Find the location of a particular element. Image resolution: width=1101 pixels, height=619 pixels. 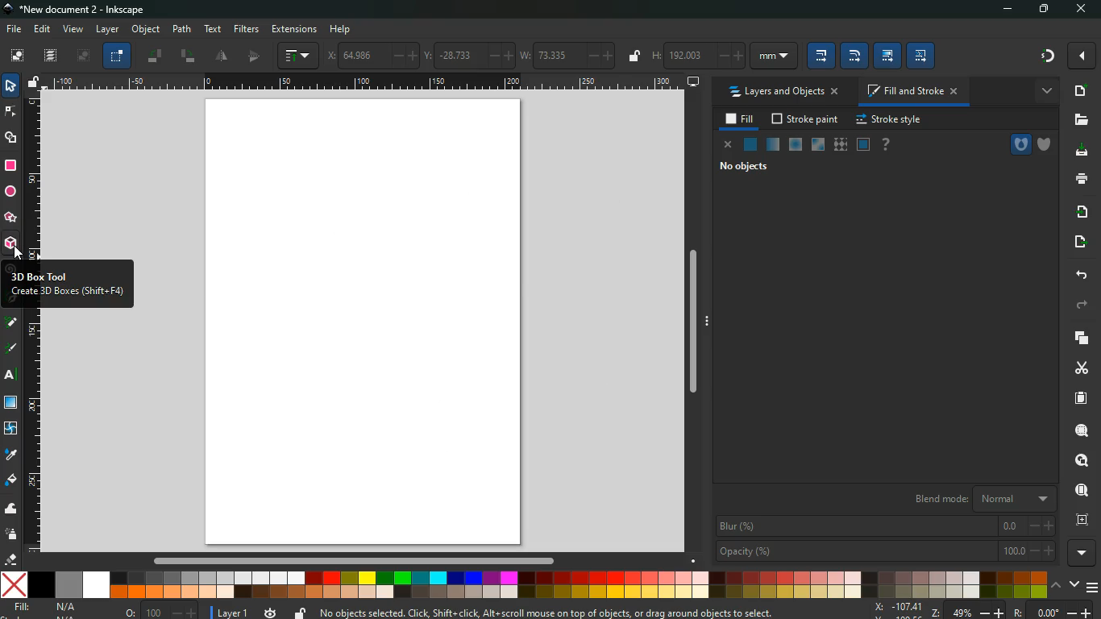

path is located at coordinates (183, 28).